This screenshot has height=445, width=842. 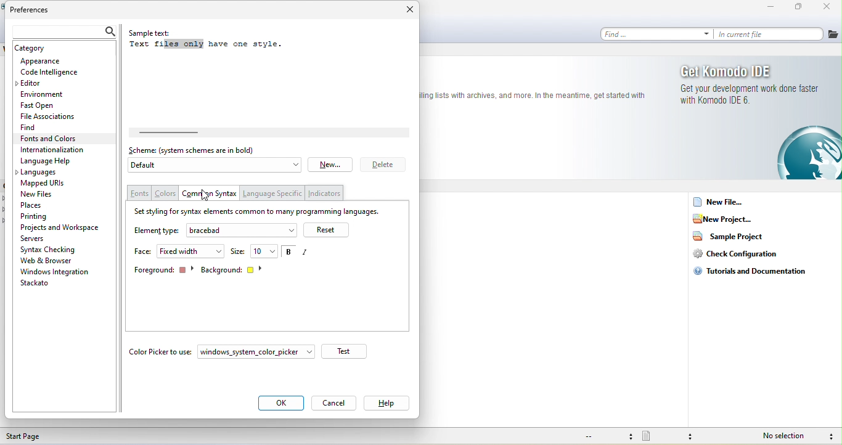 What do you see at coordinates (51, 250) in the screenshot?
I see `syntax checking` at bounding box center [51, 250].